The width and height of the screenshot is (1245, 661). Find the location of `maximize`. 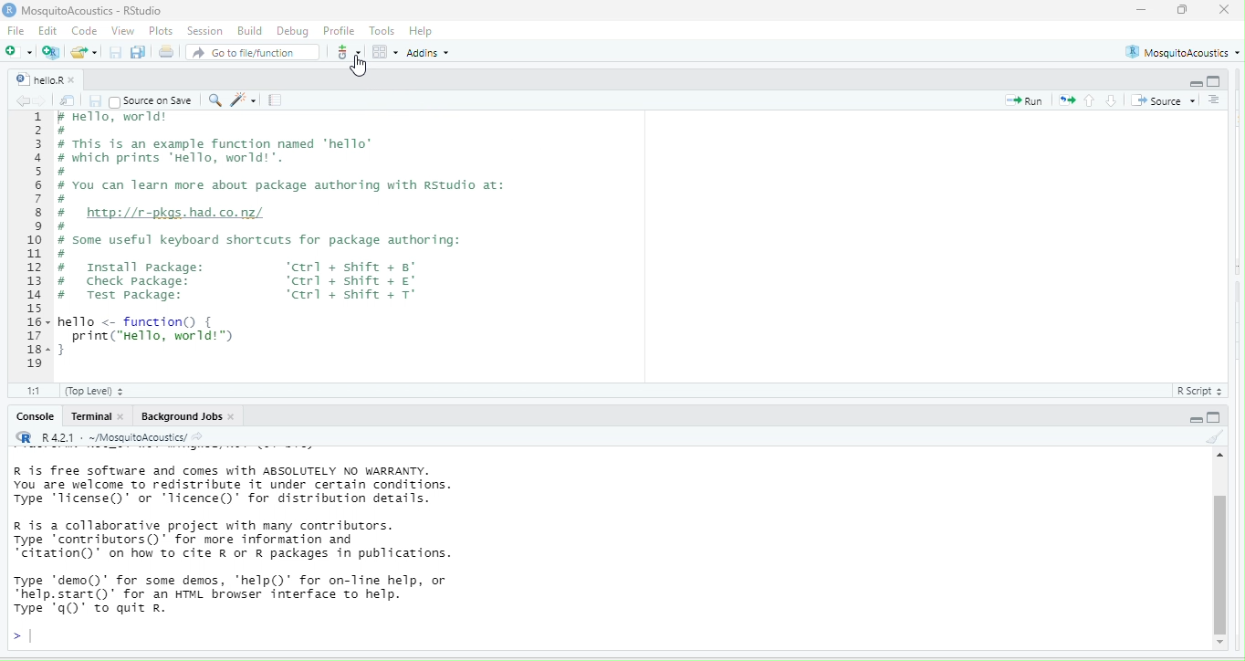

maximize is located at coordinates (1185, 10).